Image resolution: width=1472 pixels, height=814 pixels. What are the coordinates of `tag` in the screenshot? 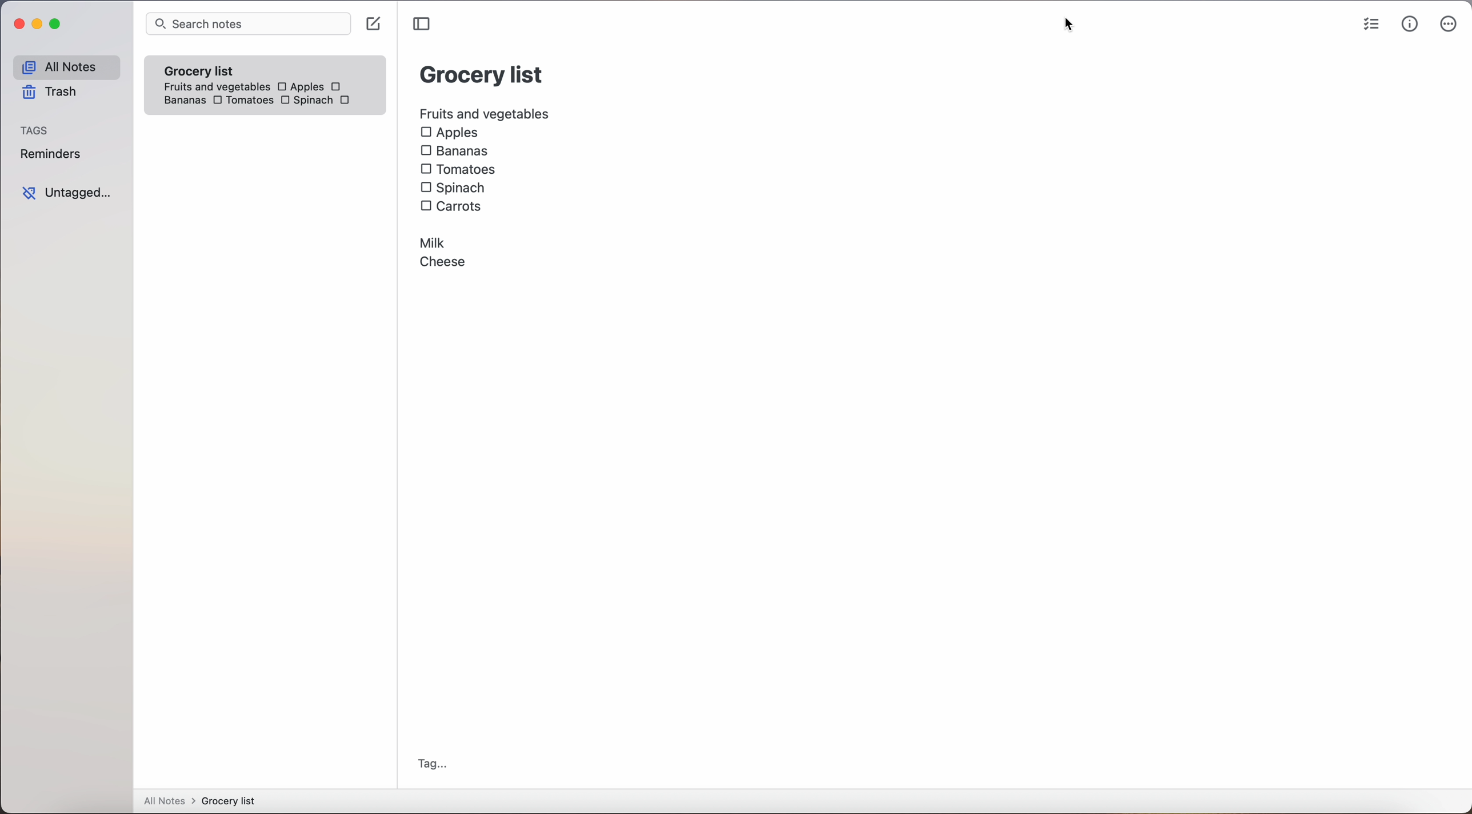 It's located at (434, 764).